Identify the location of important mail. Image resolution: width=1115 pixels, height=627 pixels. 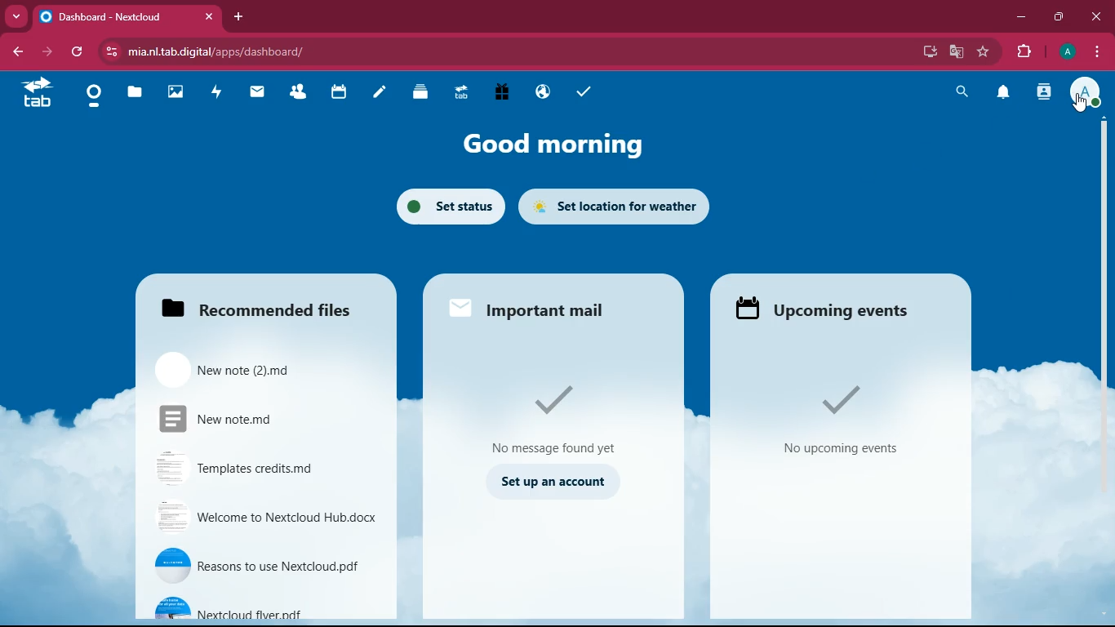
(535, 305).